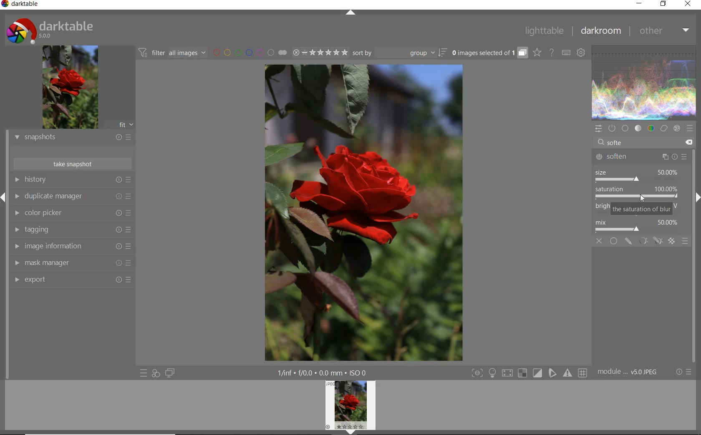 The height and width of the screenshot is (435, 701). Describe the element at coordinates (71, 246) in the screenshot. I see `image information` at that location.